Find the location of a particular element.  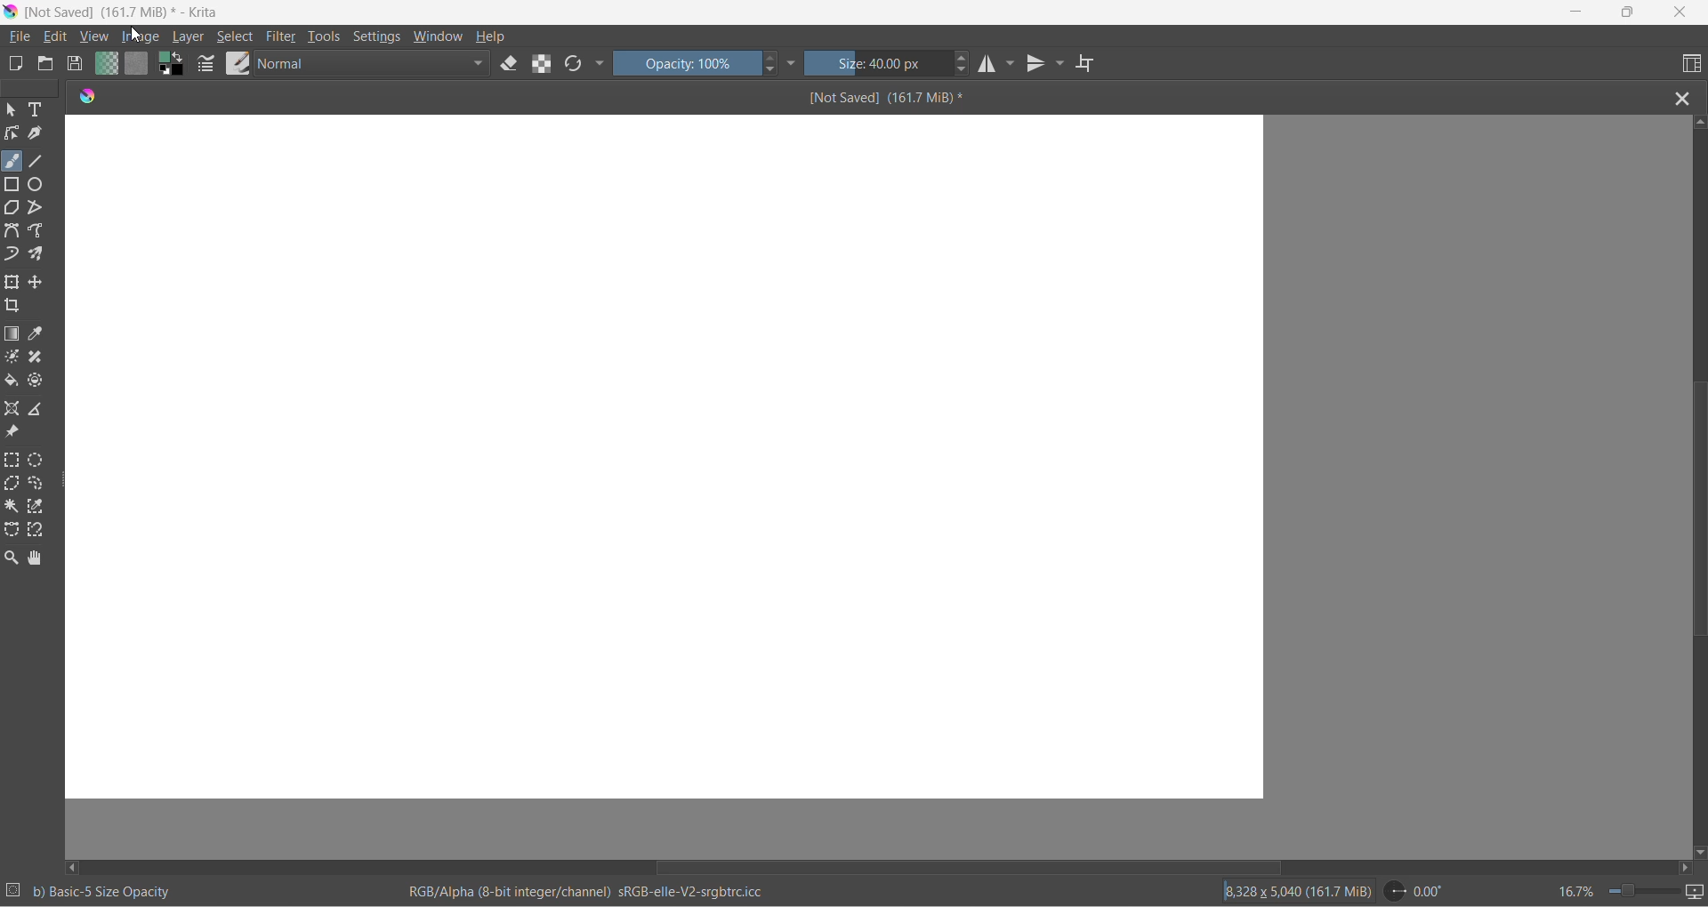

select is located at coordinates (238, 37).